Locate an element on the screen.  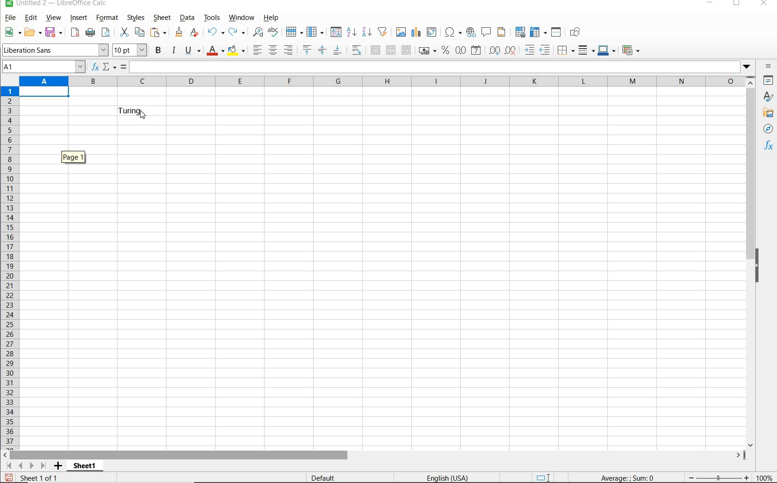
SORT is located at coordinates (335, 32).